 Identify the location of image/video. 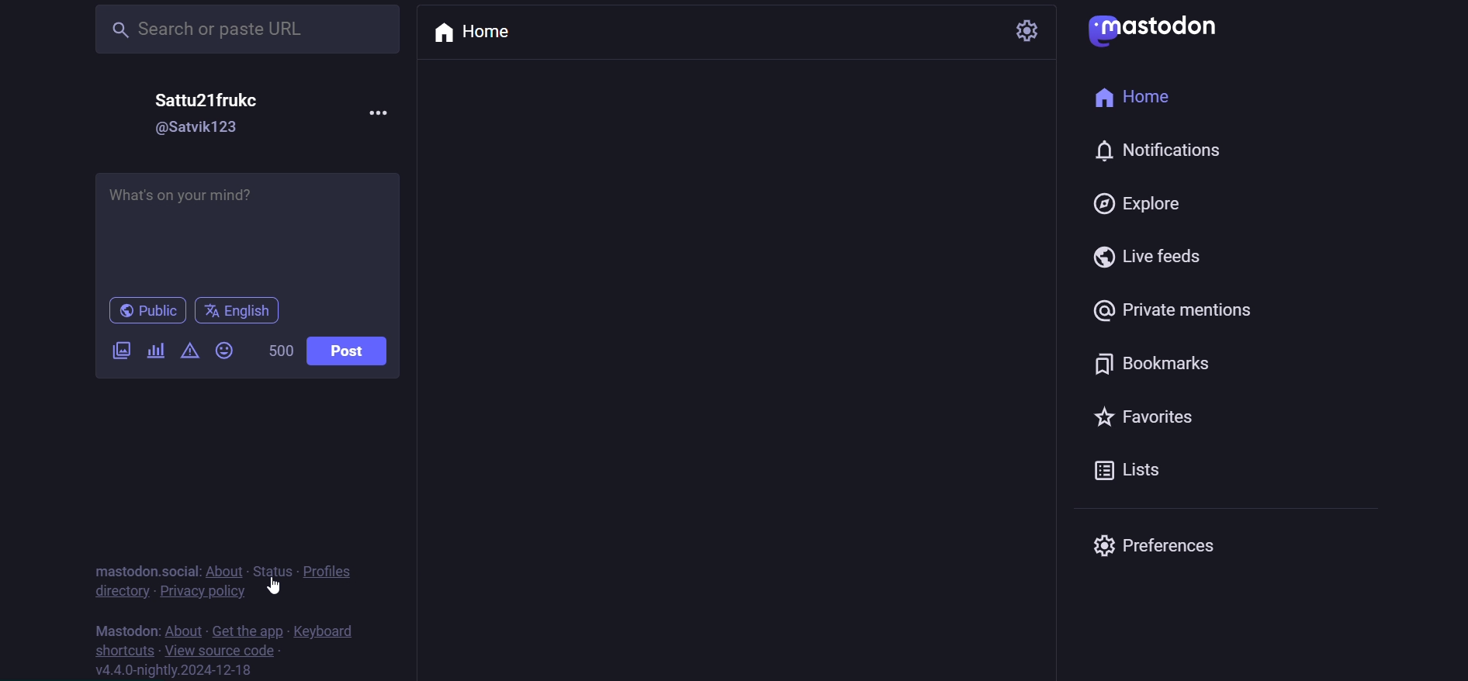
(118, 350).